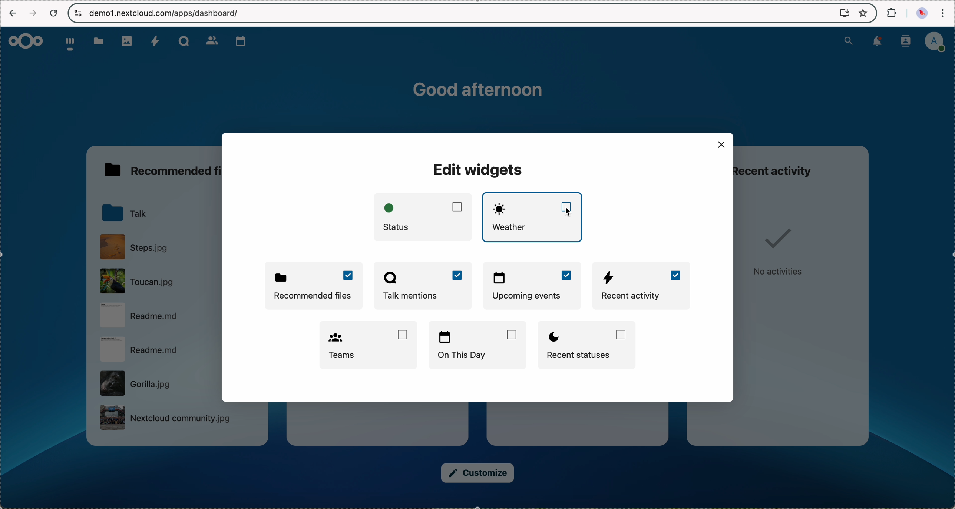 The image size is (955, 509). I want to click on folder, so click(126, 214).